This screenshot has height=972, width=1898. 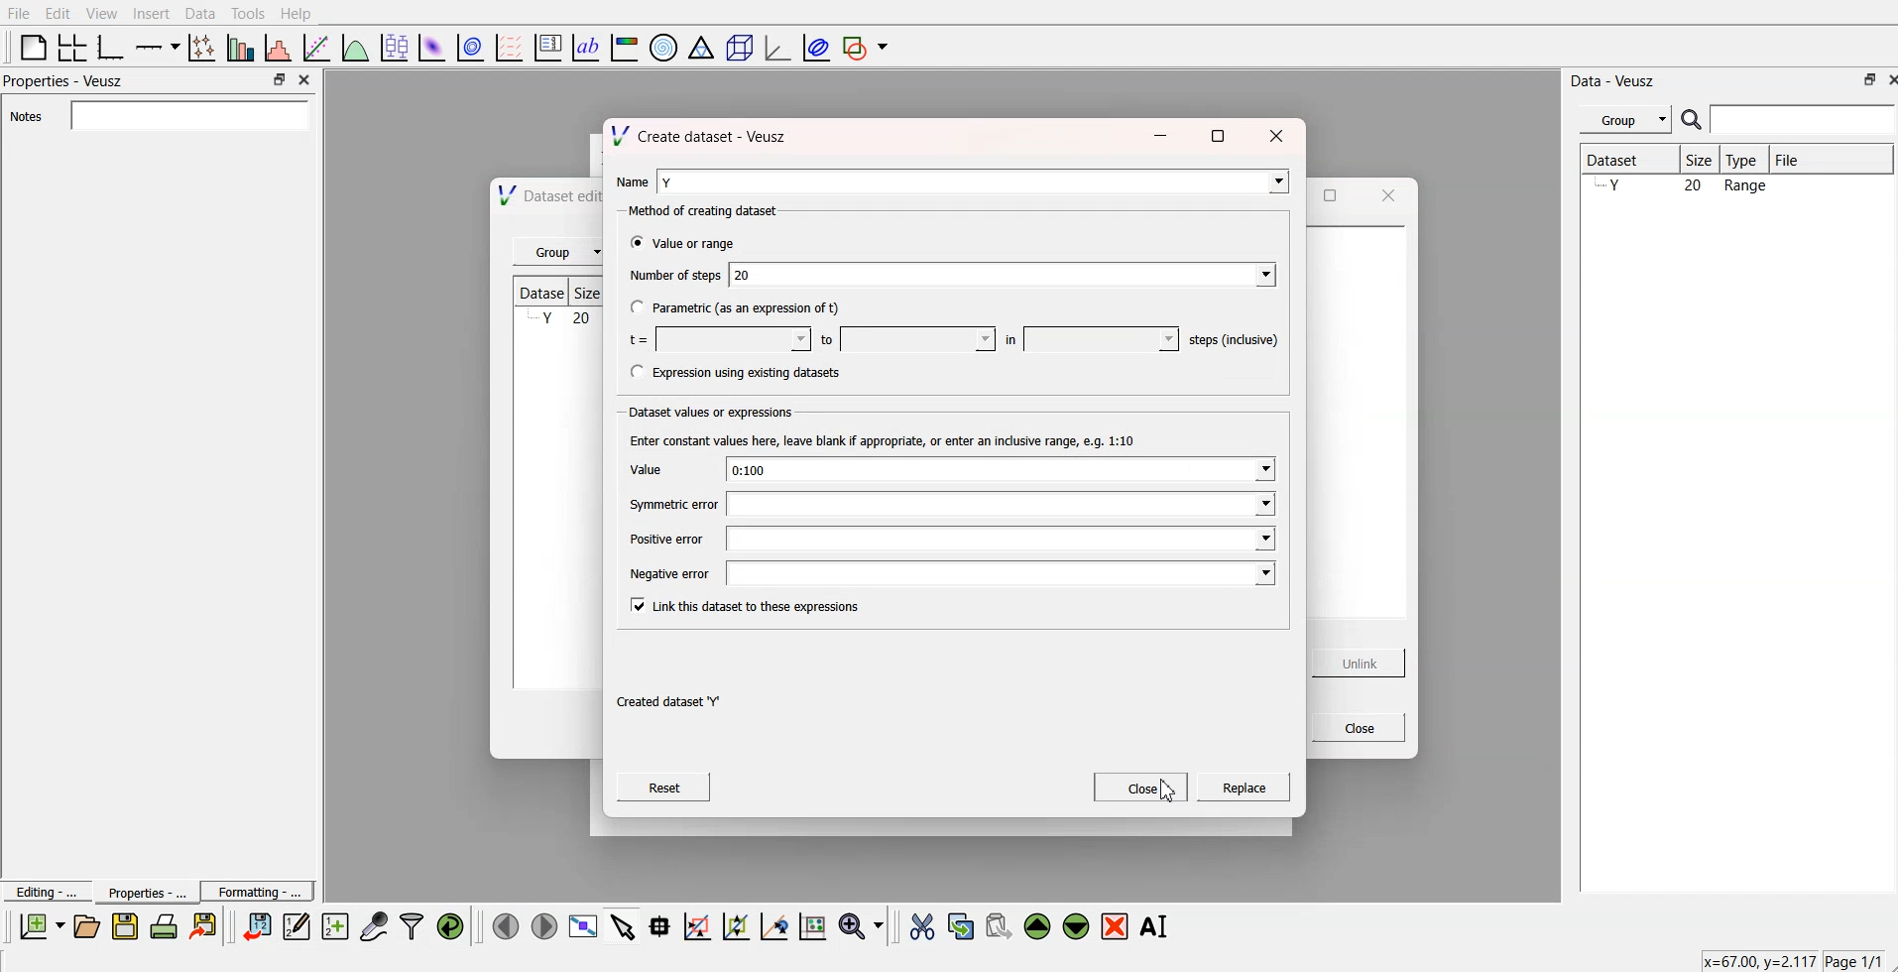 I want to click on Move to previous page, so click(x=503, y=924).